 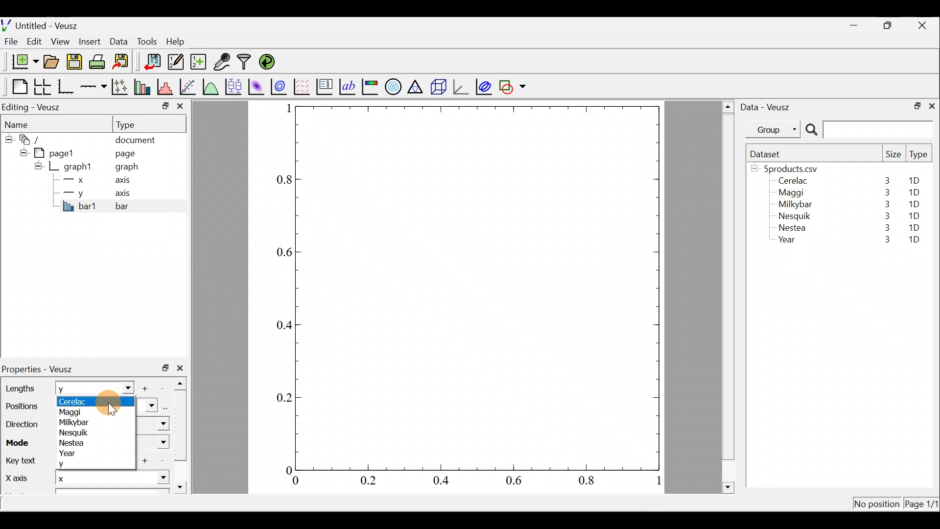 What do you see at coordinates (154, 443) in the screenshot?
I see `mode dropdown` at bounding box center [154, 443].